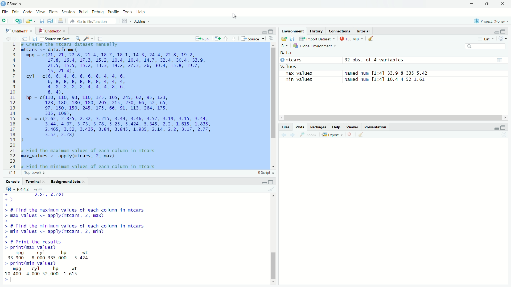  What do you see at coordinates (283, 39) in the screenshot?
I see `move` at bounding box center [283, 39].